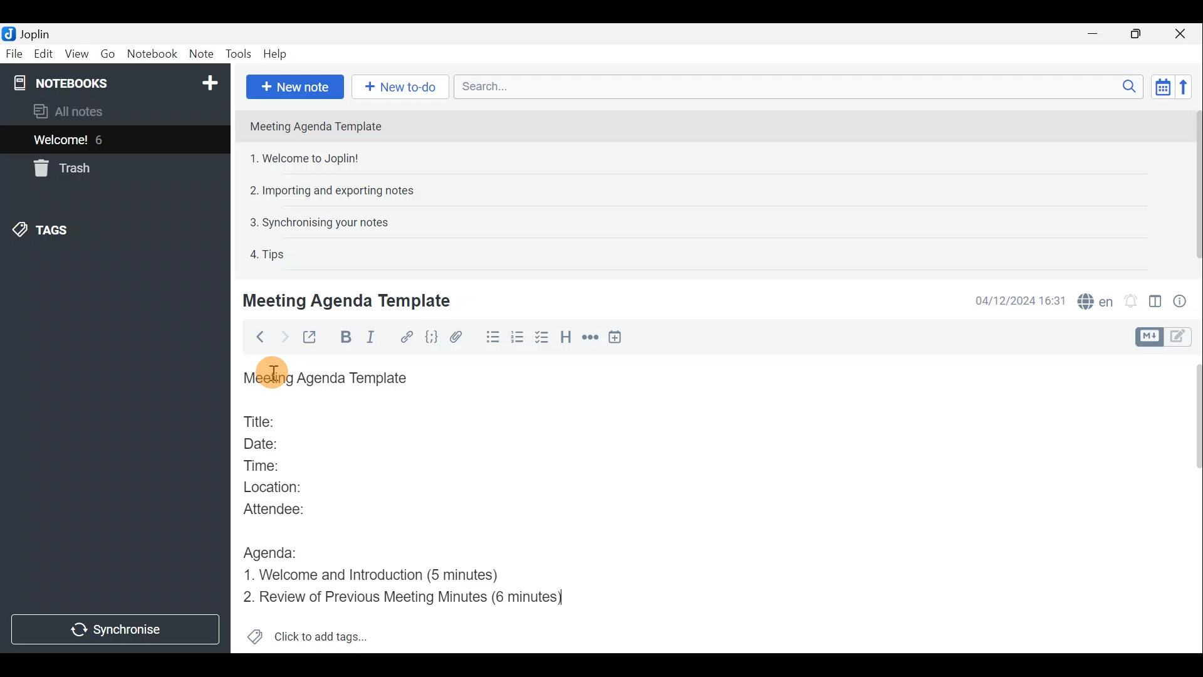 The width and height of the screenshot is (1203, 677). What do you see at coordinates (397, 86) in the screenshot?
I see `New to-do` at bounding box center [397, 86].